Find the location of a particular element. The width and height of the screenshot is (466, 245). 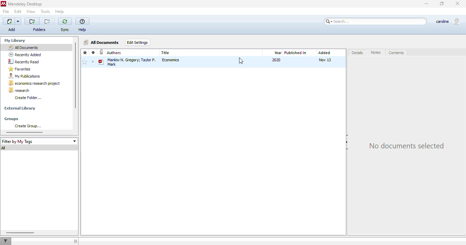

toggle sidebar is located at coordinates (76, 241).